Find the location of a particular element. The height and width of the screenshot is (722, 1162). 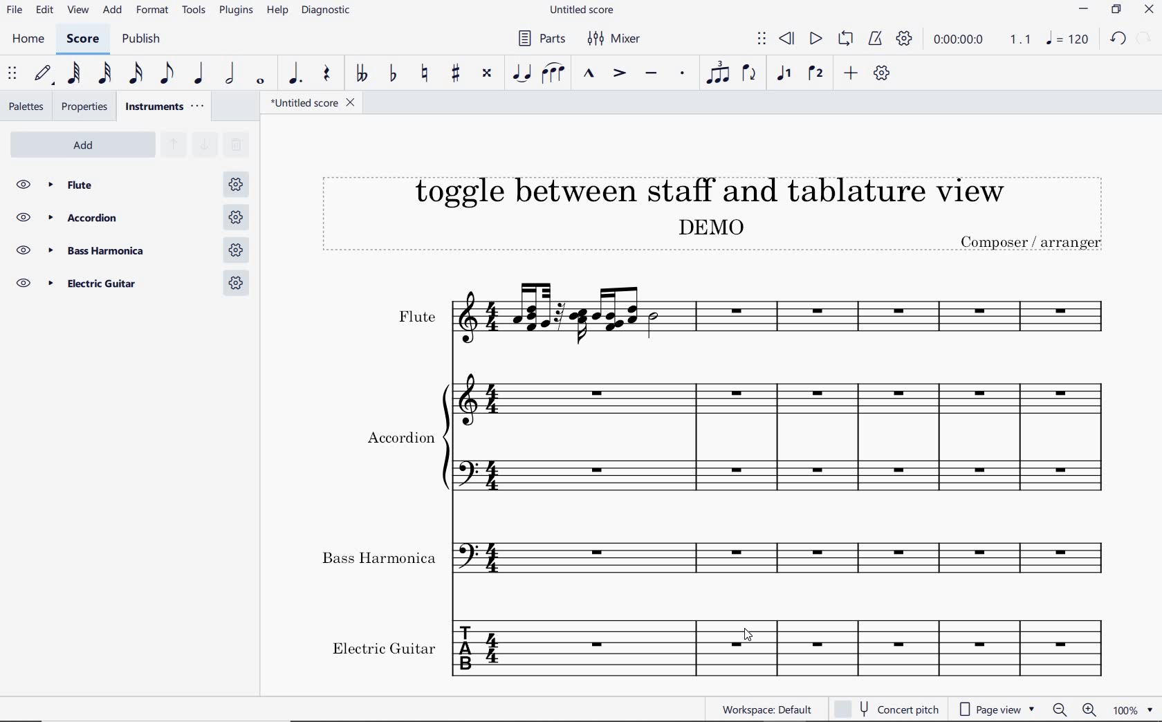

add is located at coordinates (111, 11).